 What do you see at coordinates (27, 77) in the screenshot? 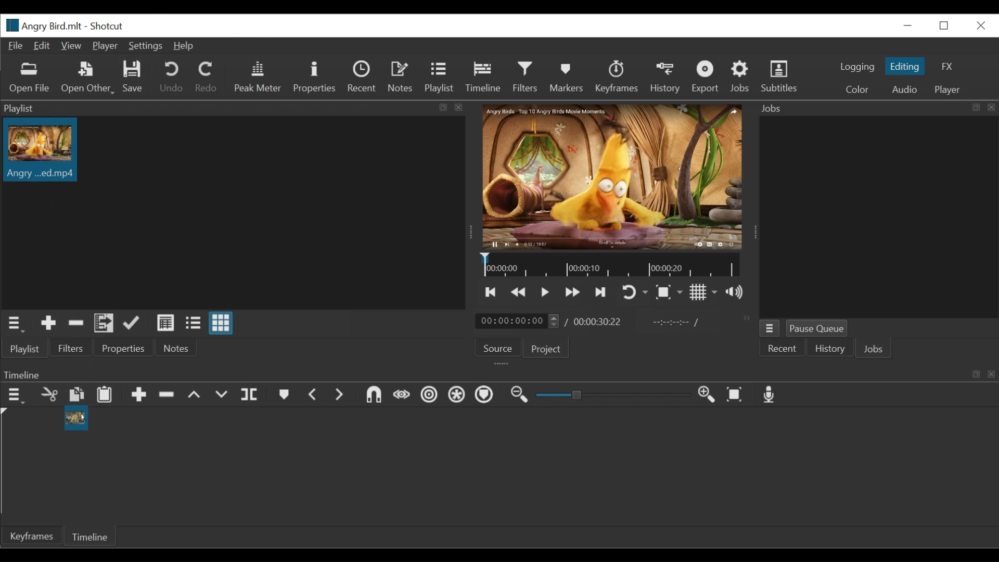
I see `Open File` at bounding box center [27, 77].